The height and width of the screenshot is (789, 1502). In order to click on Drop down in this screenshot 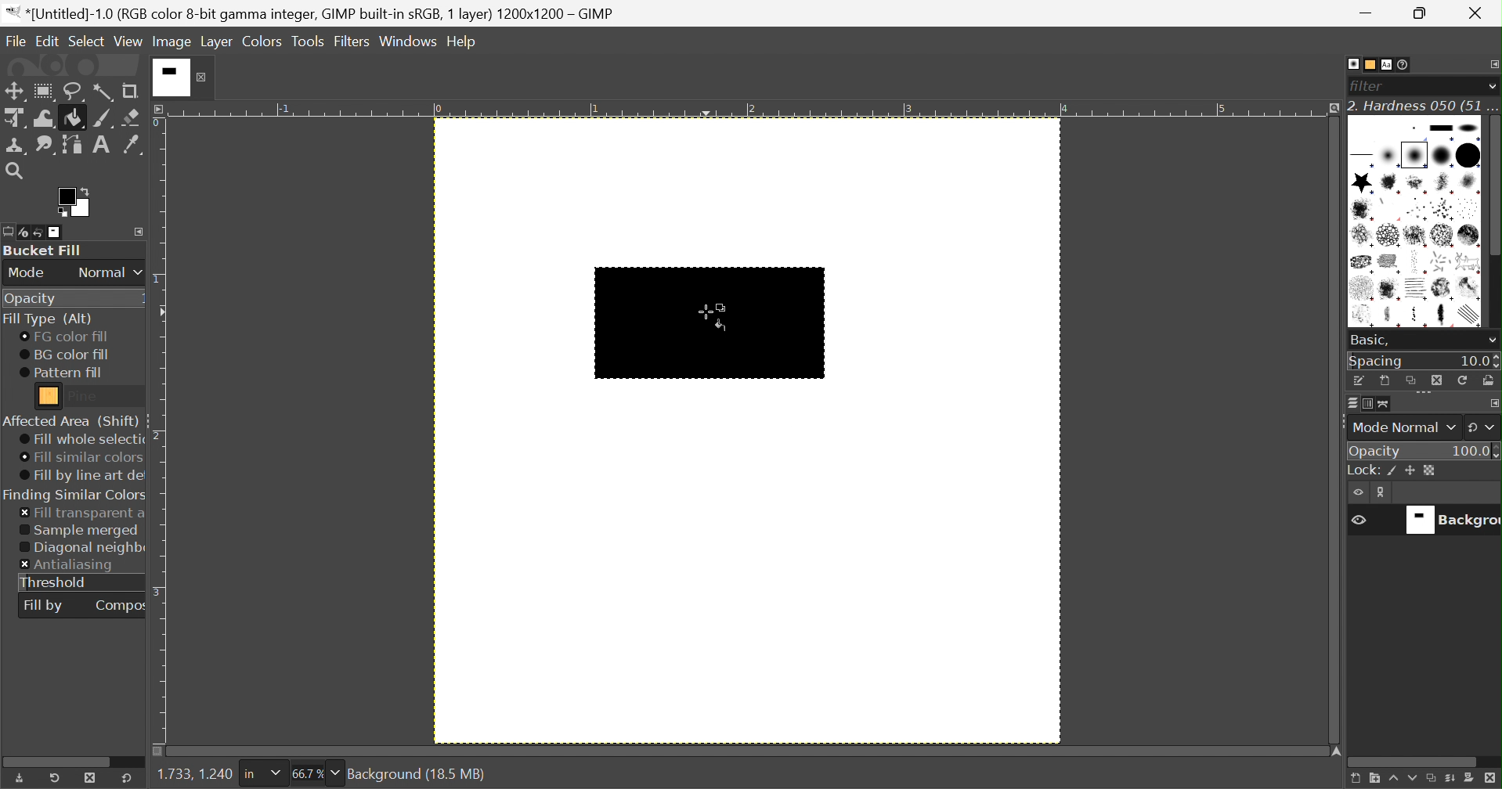, I will do `click(1492, 86)`.